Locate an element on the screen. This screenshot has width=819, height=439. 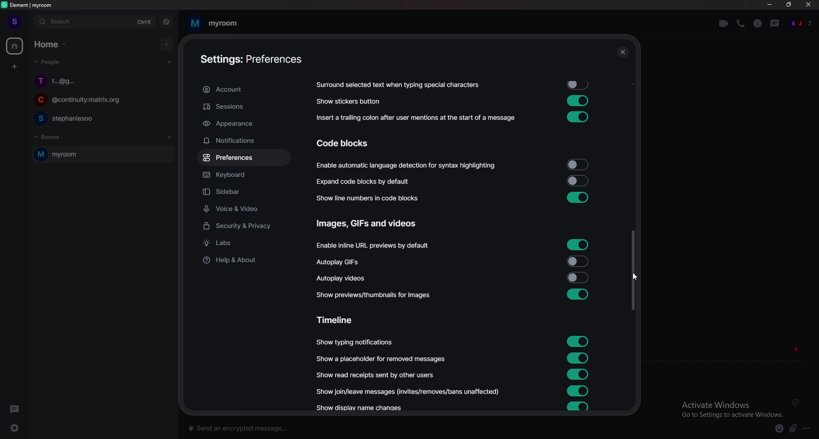
people is located at coordinates (802, 24).